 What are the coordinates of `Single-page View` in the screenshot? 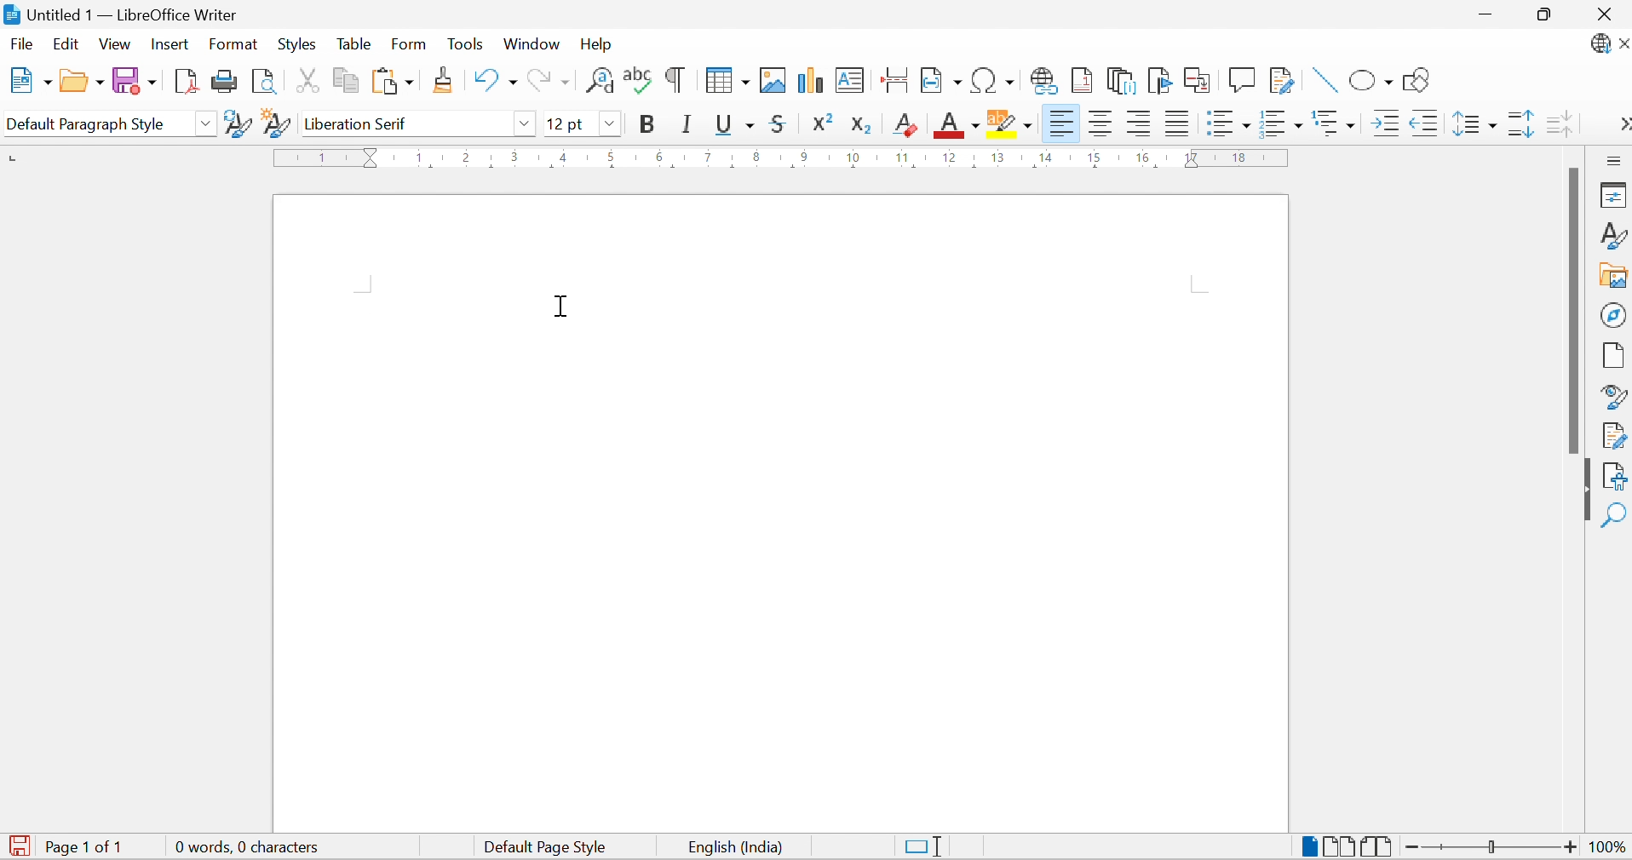 It's located at (1308, 844).